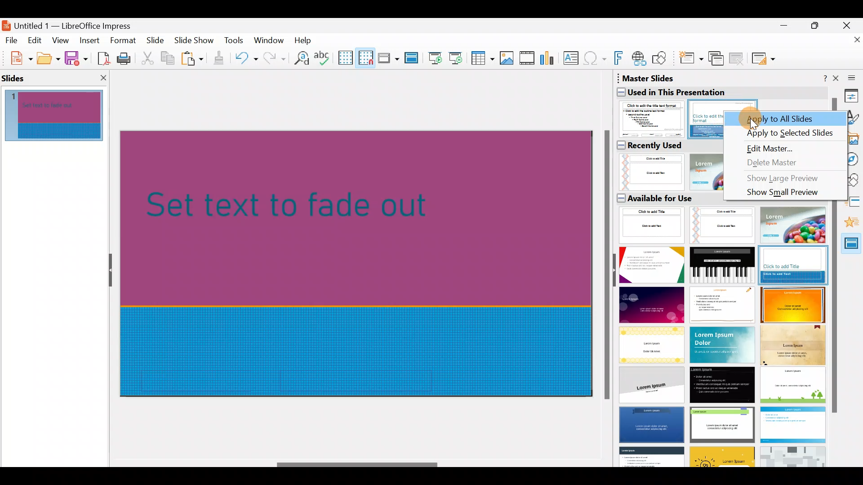 The image size is (863, 485). I want to click on Paste, so click(193, 60).